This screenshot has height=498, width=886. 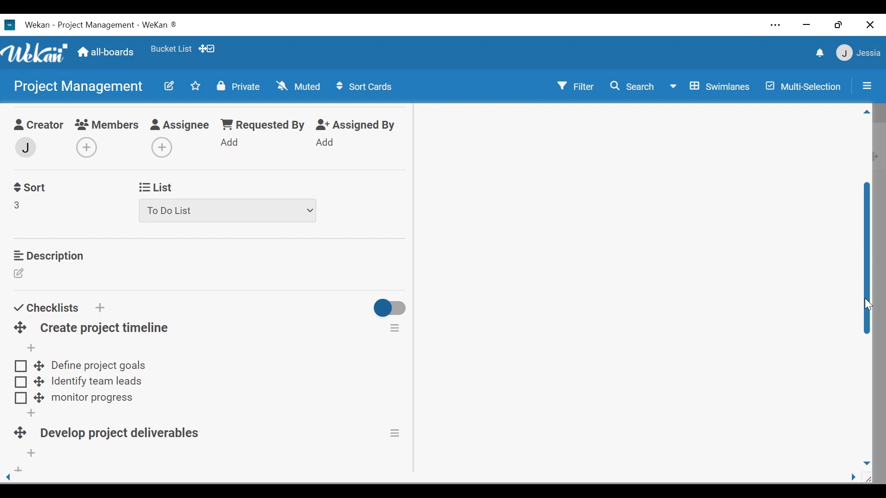 I want to click on Home (all-boards), so click(x=107, y=53).